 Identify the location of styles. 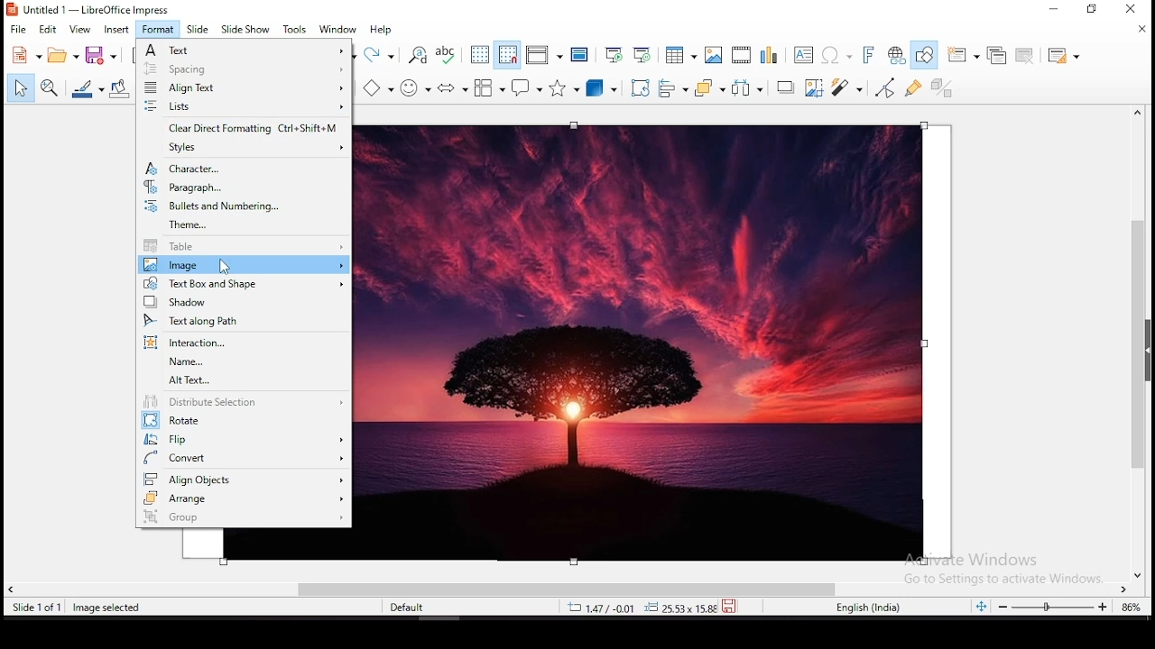
(245, 148).